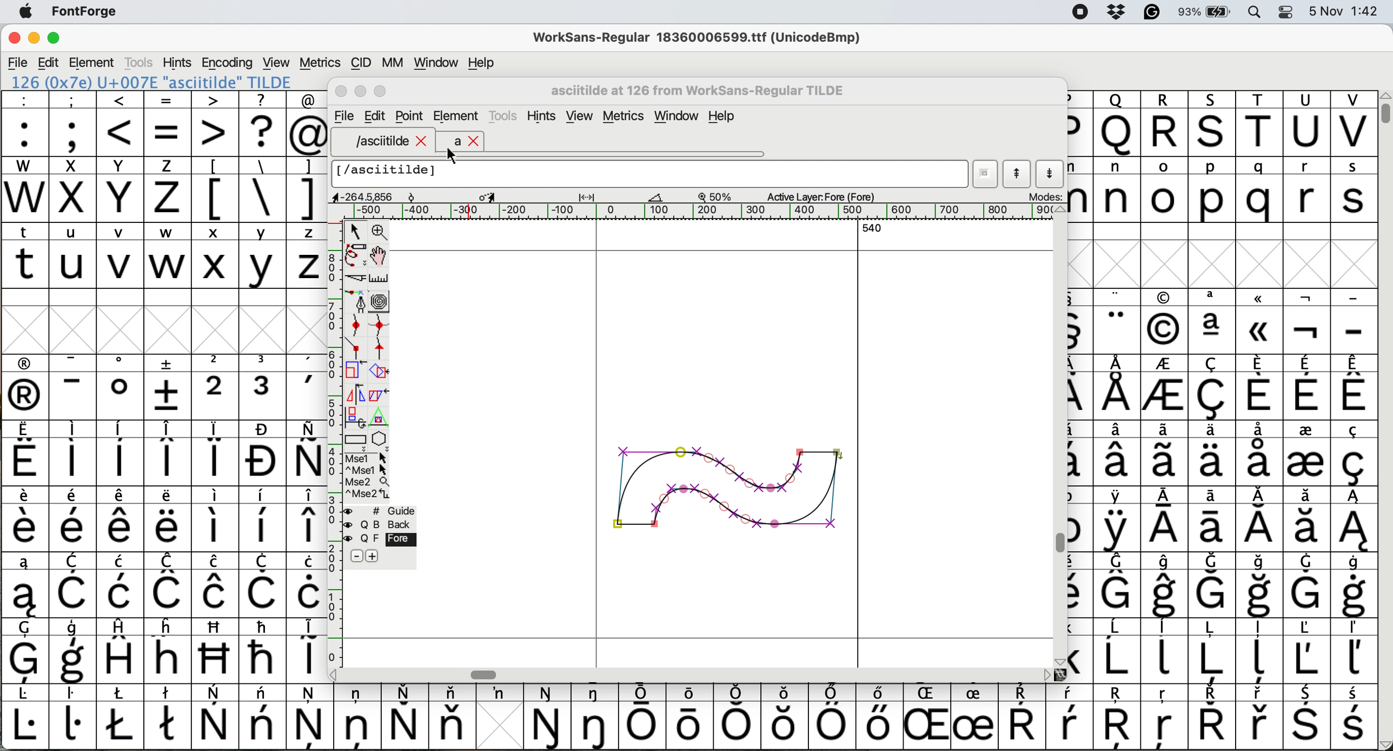  Describe the element at coordinates (356, 370) in the screenshot. I see `scale selection` at that location.